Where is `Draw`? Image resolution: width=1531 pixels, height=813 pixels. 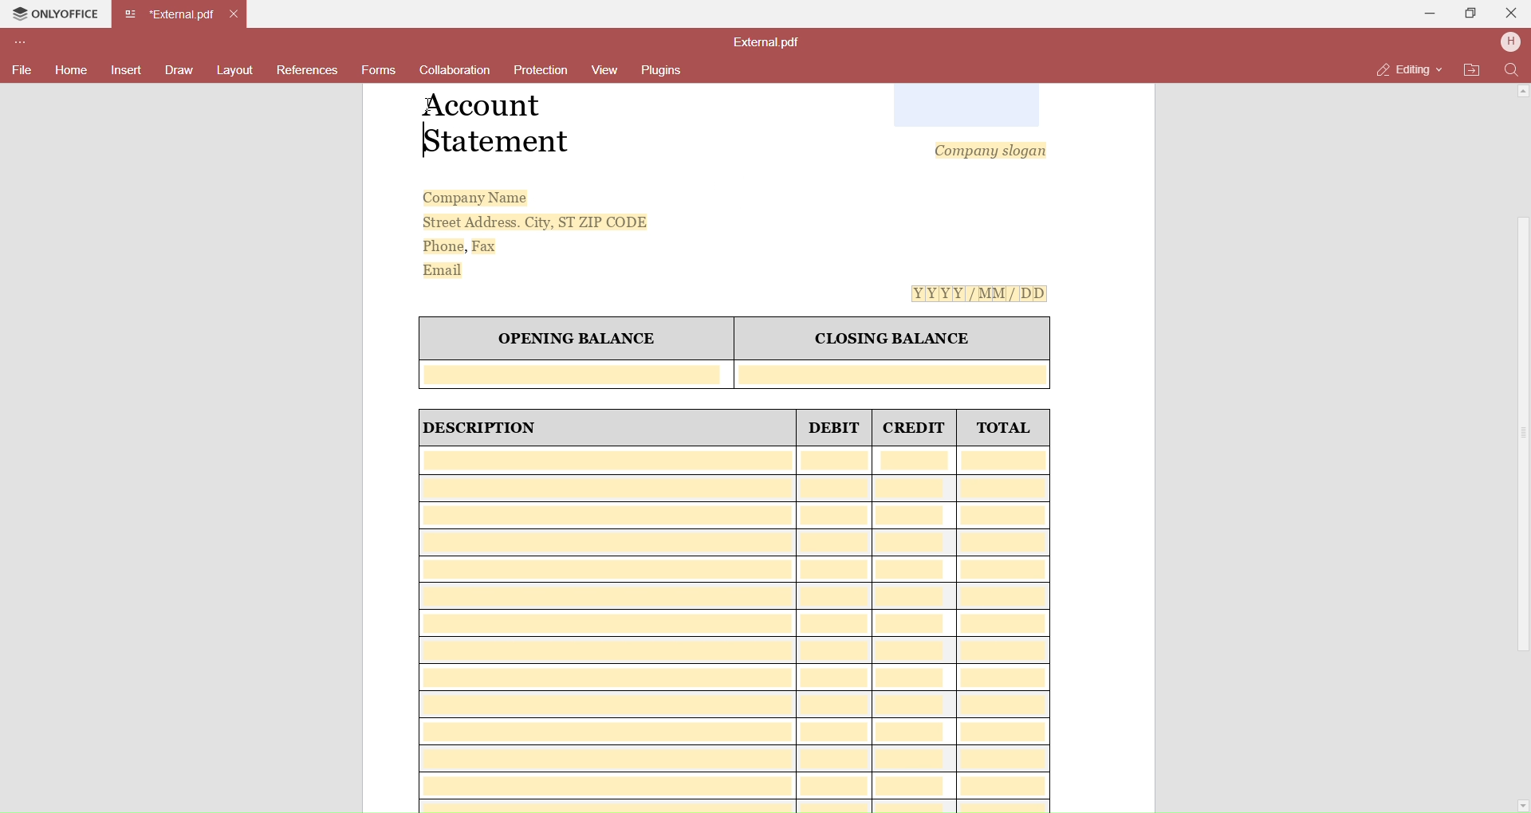 Draw is located at coordinates (180, 69).